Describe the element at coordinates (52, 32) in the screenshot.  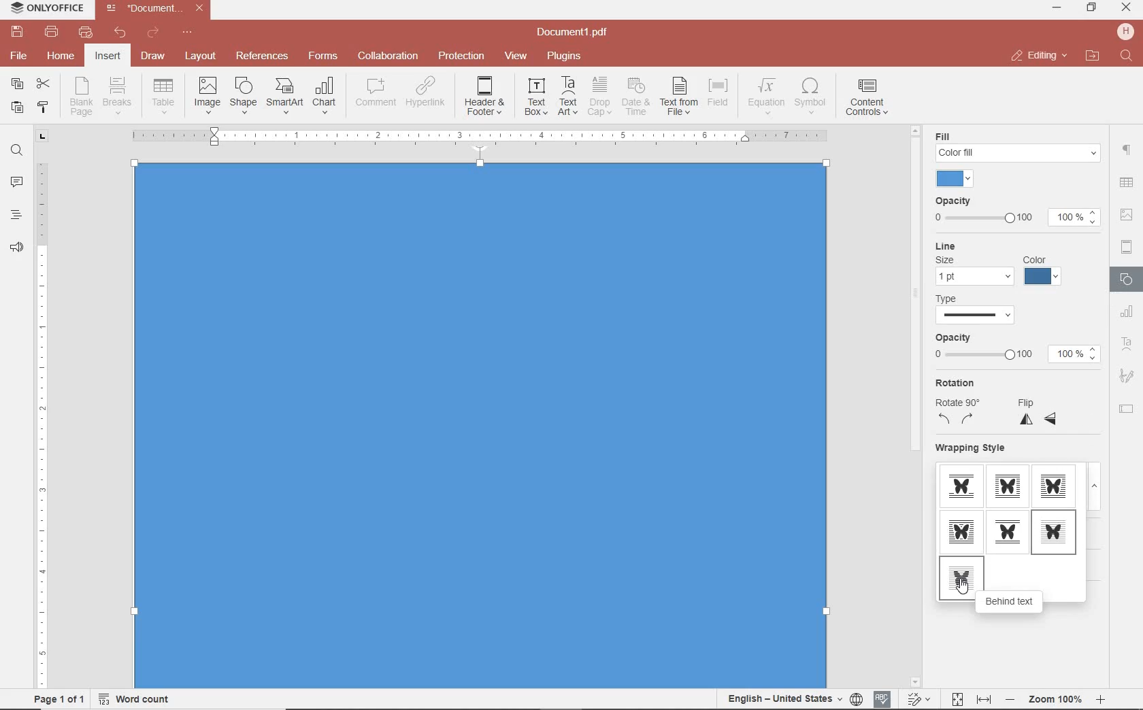
I see `print file` at that location.